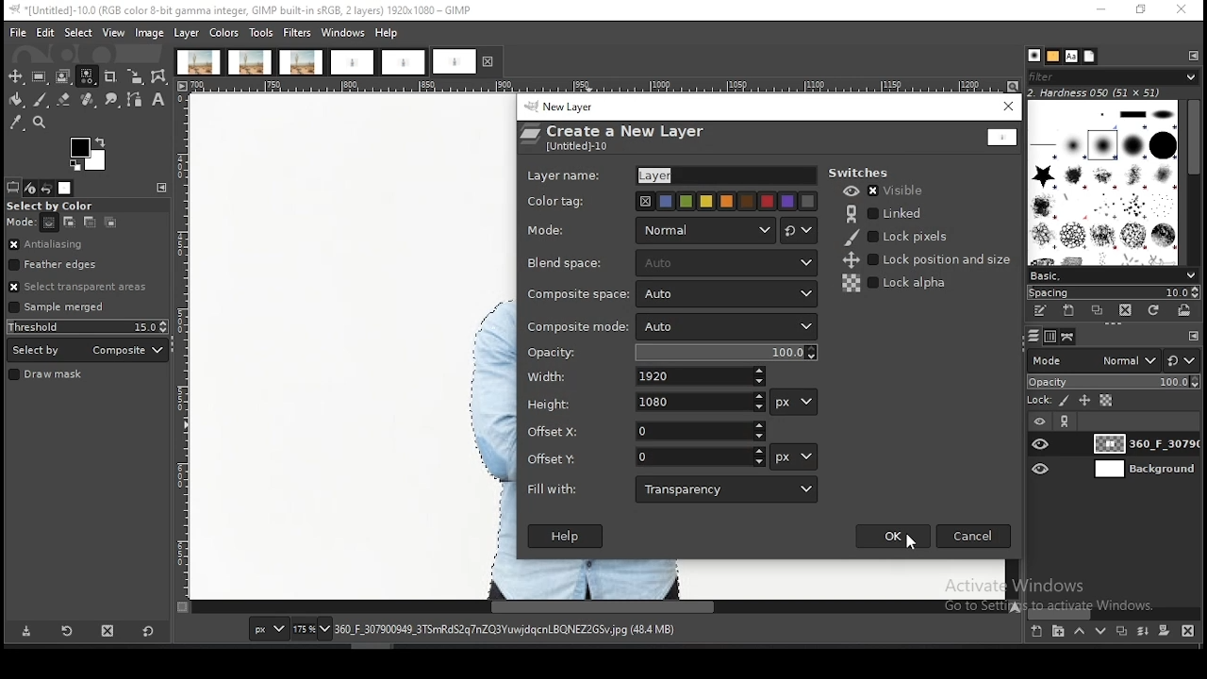 The width and height of the screenshot is (1207, 679). Describe the element at coordinates (556, 353) in the screenshot. I see `opacity` at that location.